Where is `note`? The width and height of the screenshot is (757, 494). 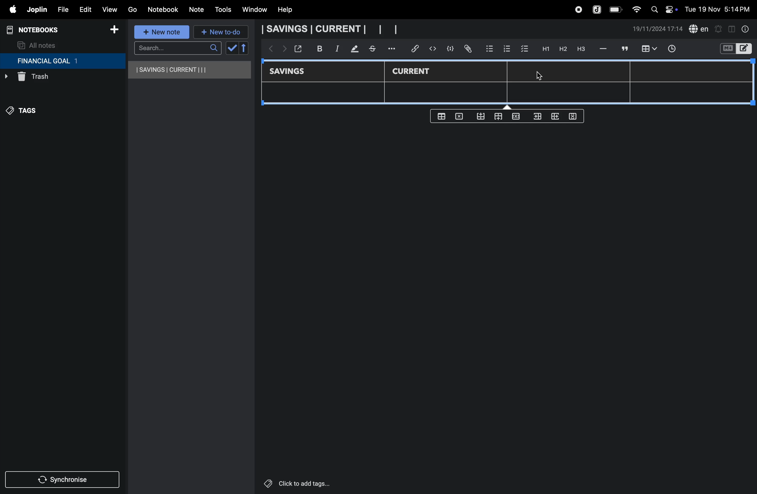 note is located at coordinates (198, 10).